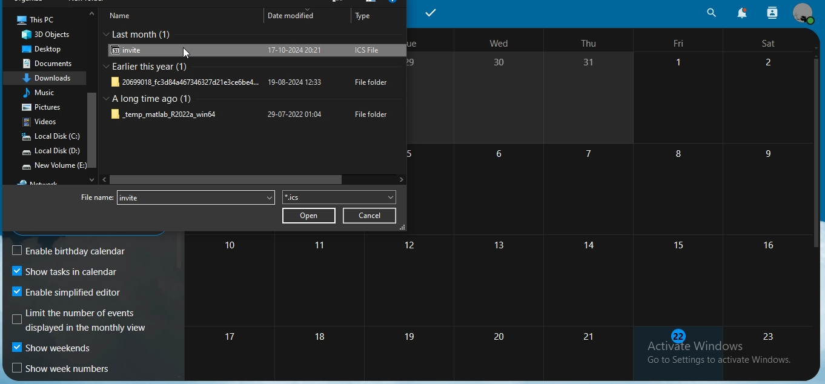  I want to click on documents, so click(53, 64).